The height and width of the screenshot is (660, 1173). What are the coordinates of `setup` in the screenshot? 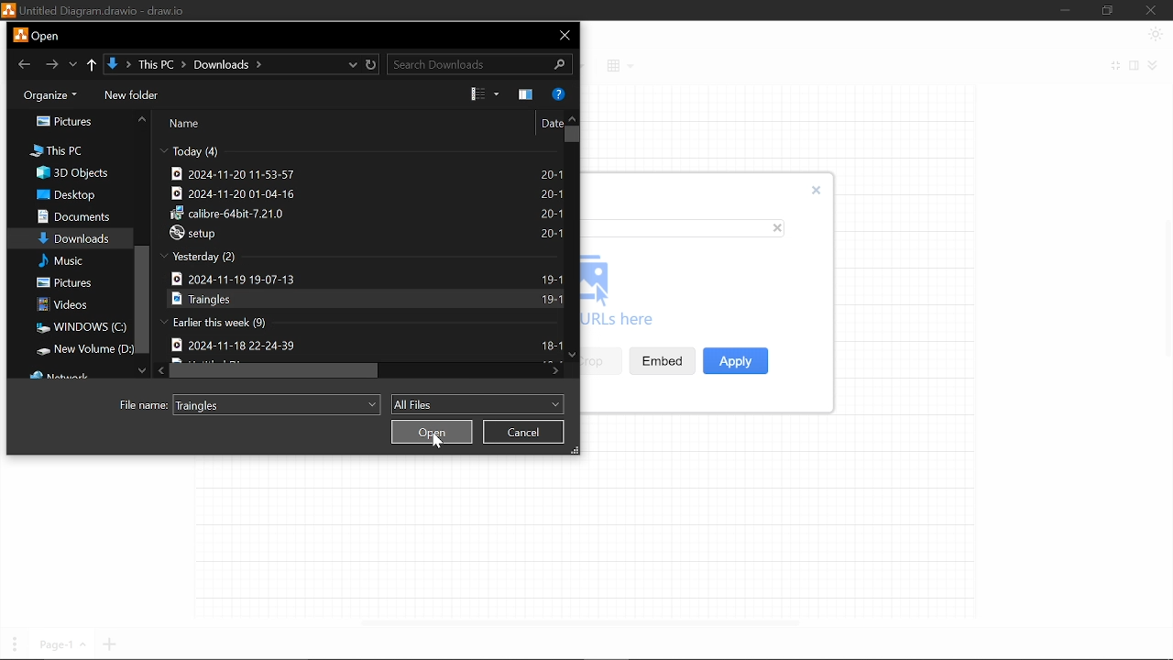 It's located at (201, 233).